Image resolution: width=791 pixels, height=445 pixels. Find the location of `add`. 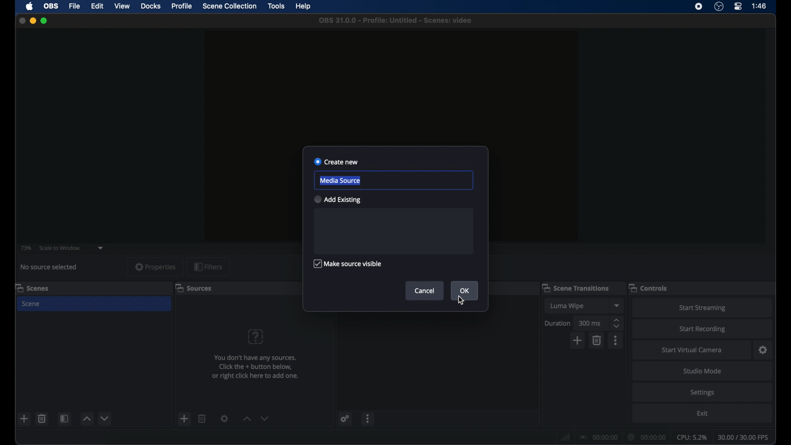

add is located at coordinates (184, 418).